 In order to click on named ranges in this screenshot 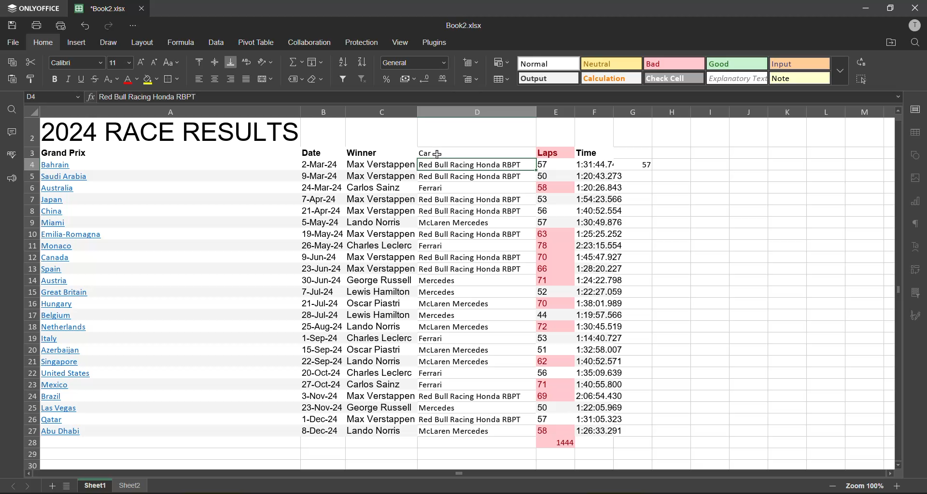, I will do `click(294, 80)`.